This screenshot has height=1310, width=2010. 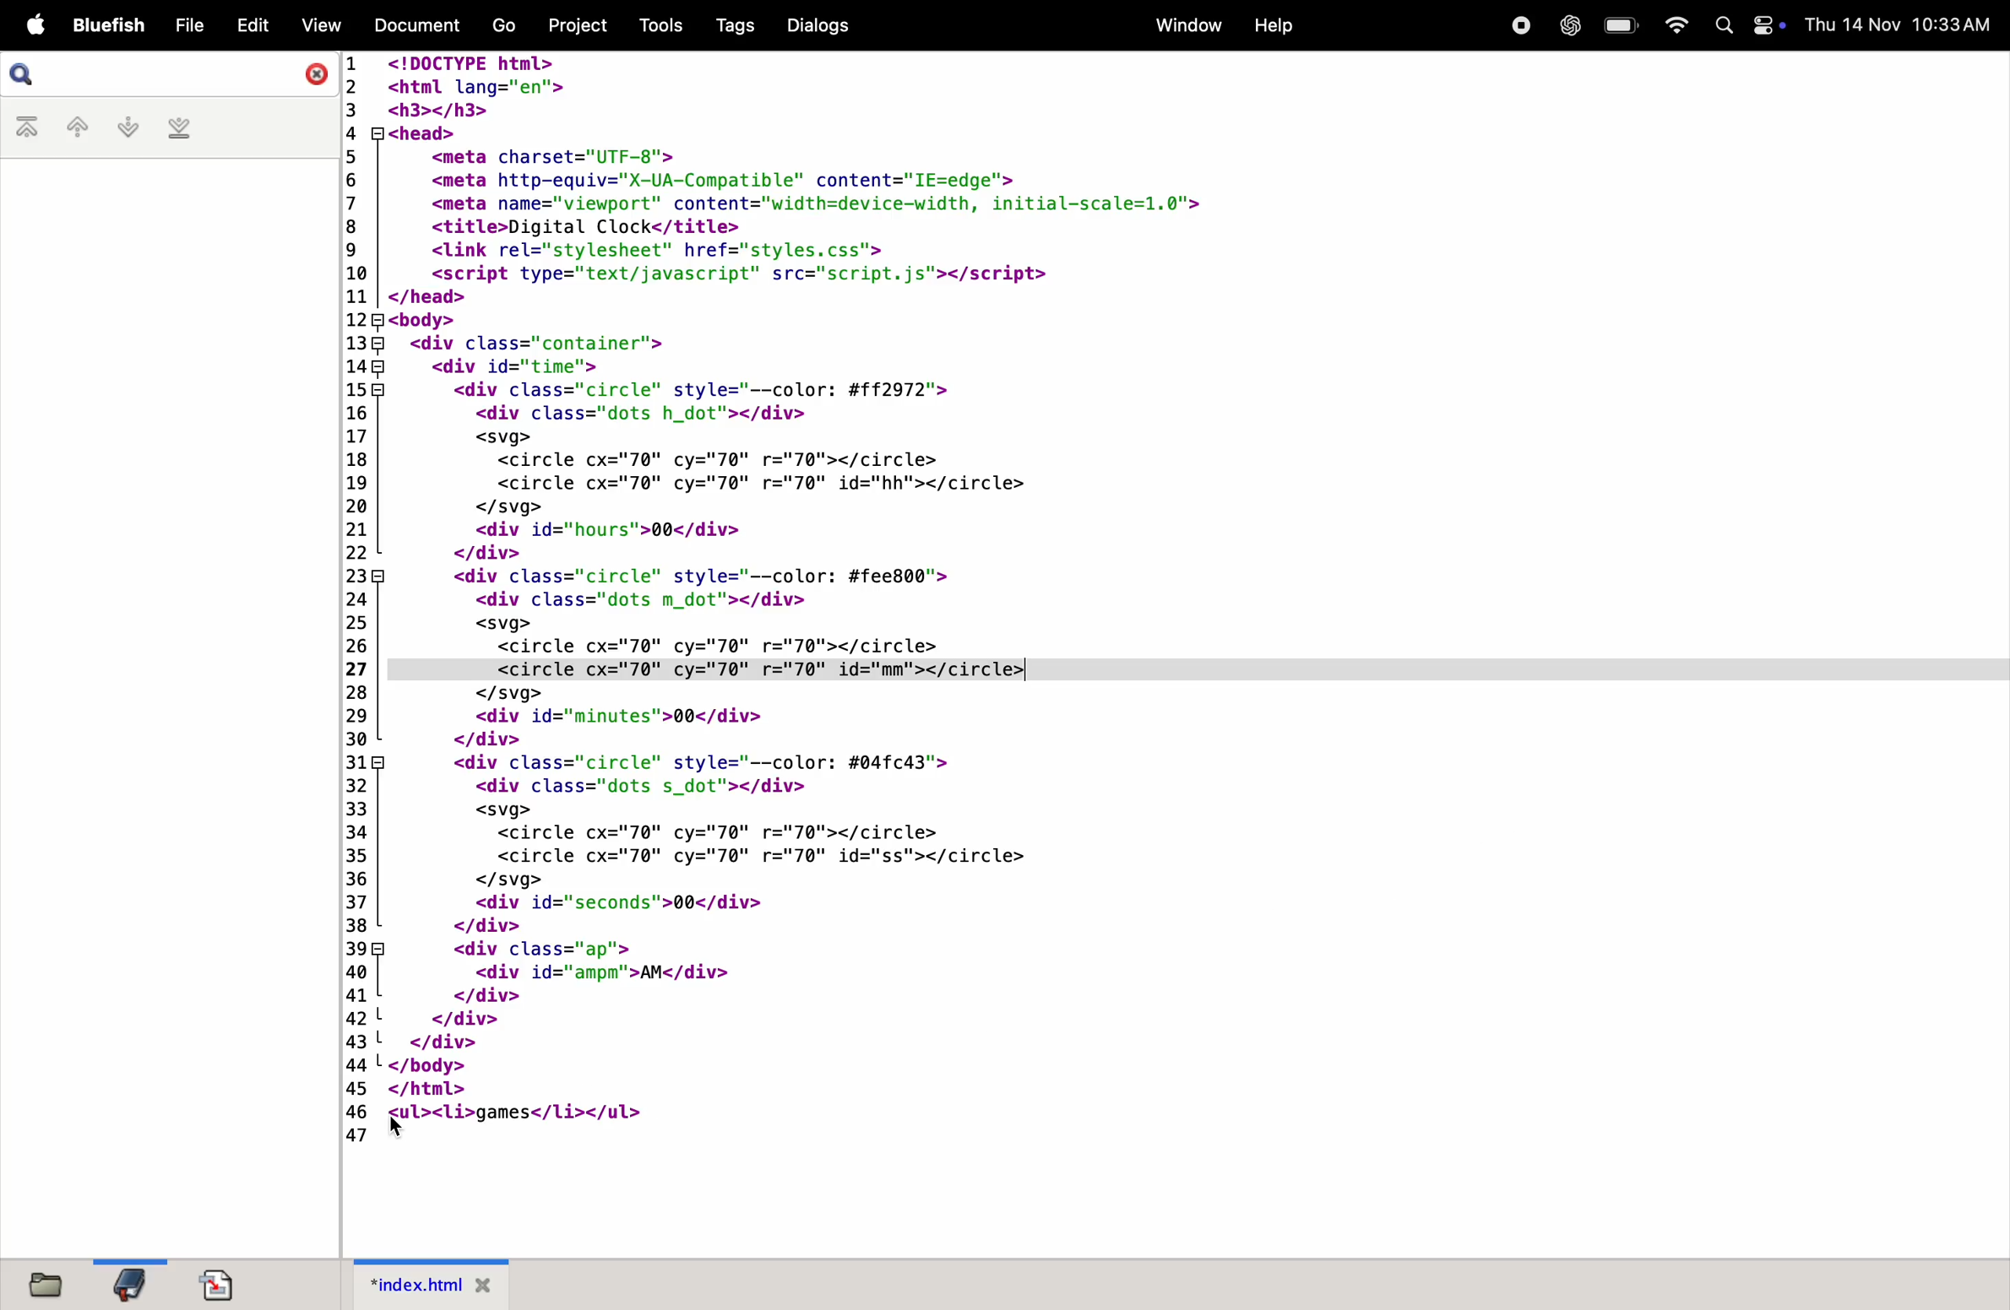 I want to click on Edit, so click(x=255, y=24).